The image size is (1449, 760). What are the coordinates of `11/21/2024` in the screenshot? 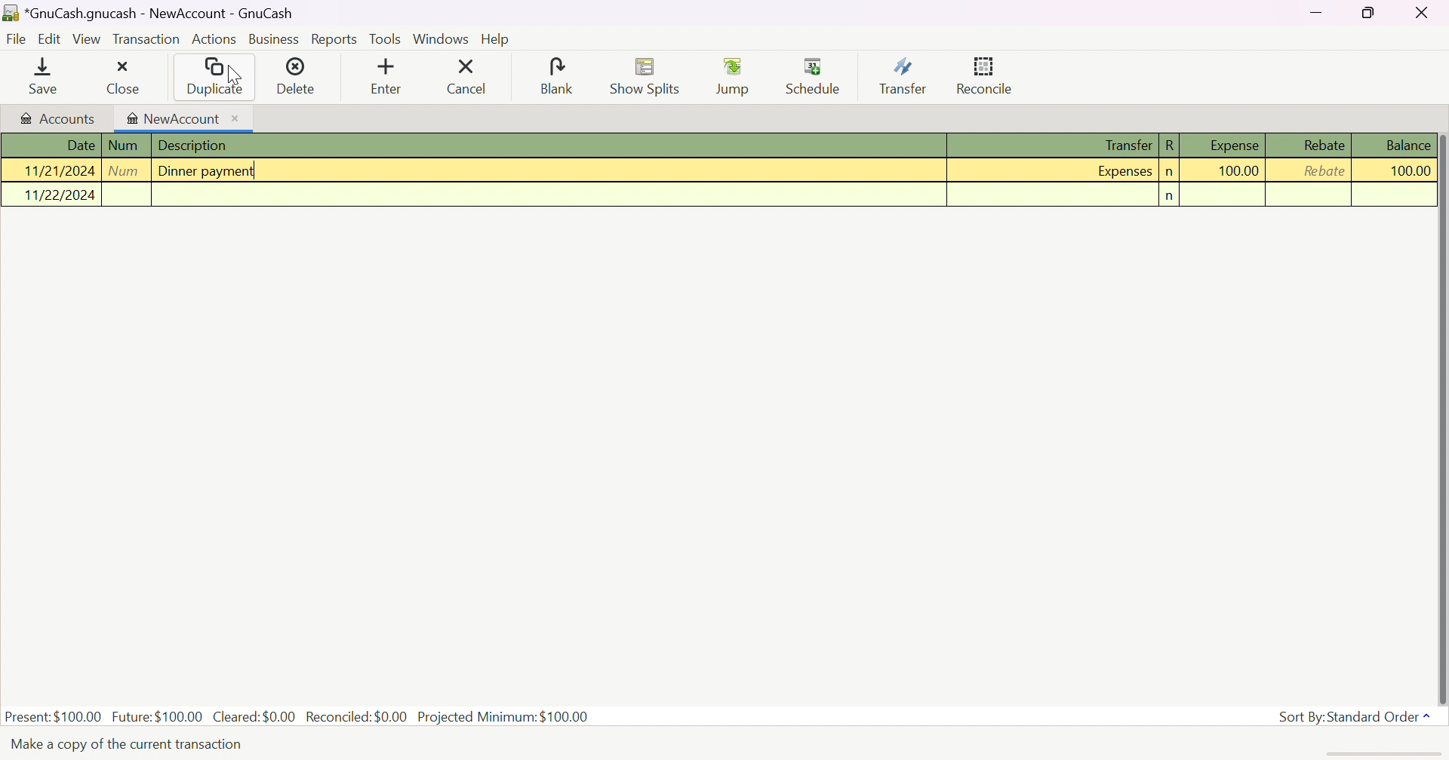 It's located at (57, 170).